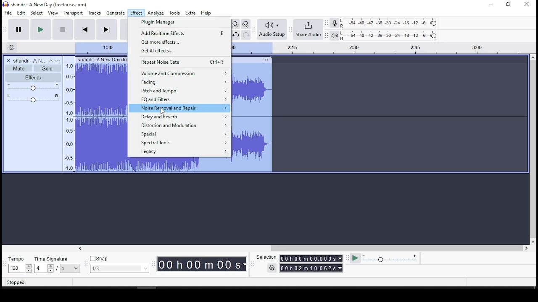 The width and height of the screenshot is (538, 302). What do you see at coordinates (18, 29) in the screenshot?
I see `` at bounding box center [18, 29].